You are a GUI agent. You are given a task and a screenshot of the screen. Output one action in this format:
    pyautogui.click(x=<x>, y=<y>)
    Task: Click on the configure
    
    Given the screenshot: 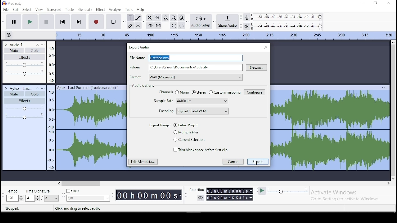 What is the action you would take?
    pyautogui.click(x=255, y=92)
    